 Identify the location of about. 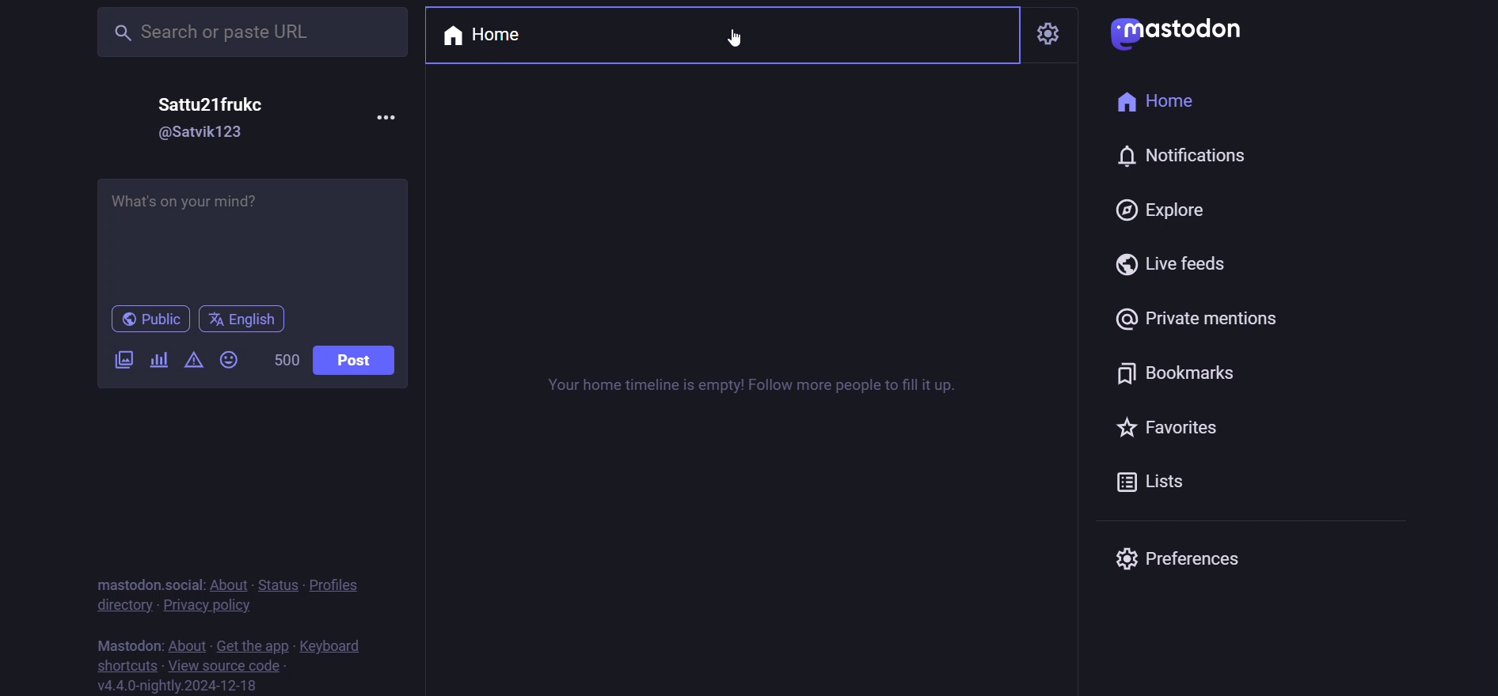
(186, 643).